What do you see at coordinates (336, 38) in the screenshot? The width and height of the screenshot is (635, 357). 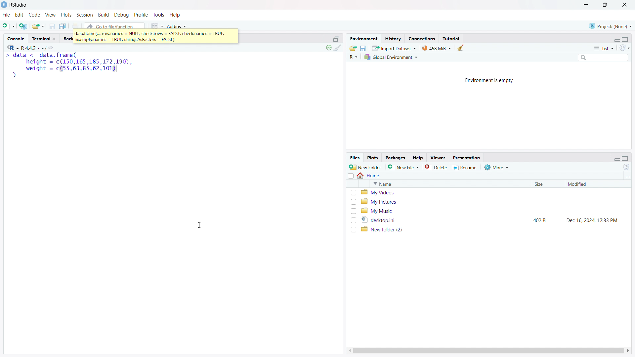 I see `open new console` at bounding box center [336, 38].